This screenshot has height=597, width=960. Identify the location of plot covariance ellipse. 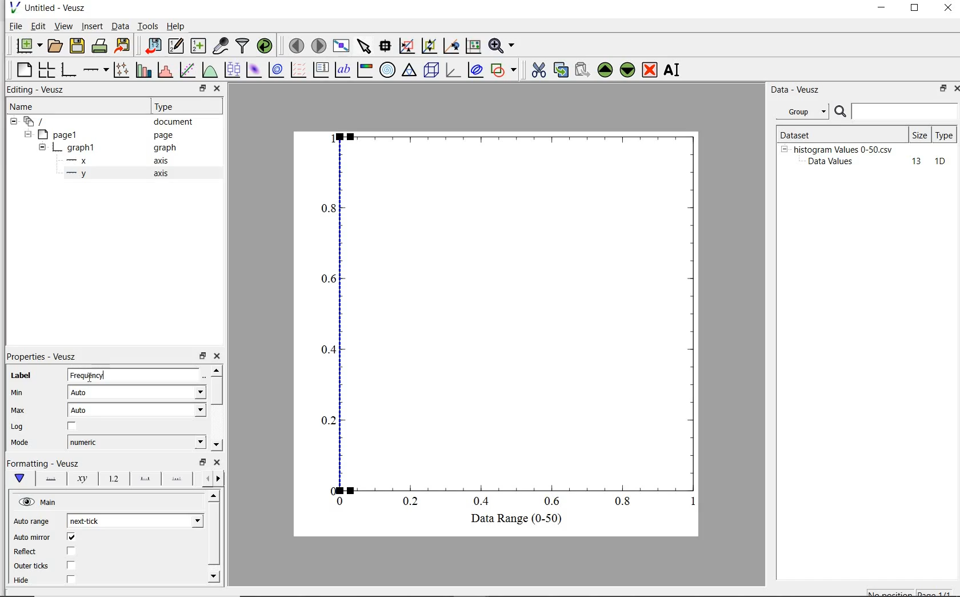
(475, 71).